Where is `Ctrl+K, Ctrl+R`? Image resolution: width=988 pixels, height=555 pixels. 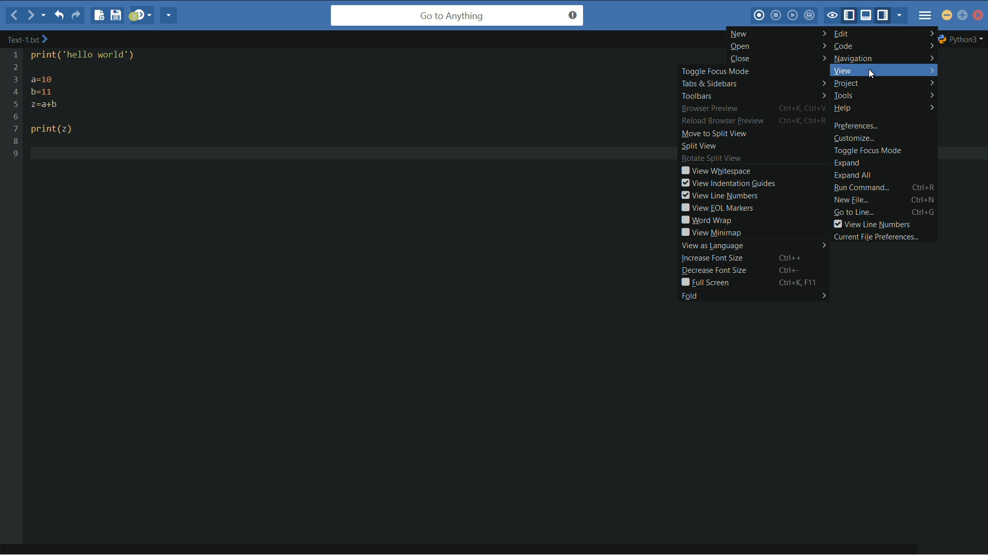 Ctrl+K, Ctrl+R is located at coordinates (804, 121).